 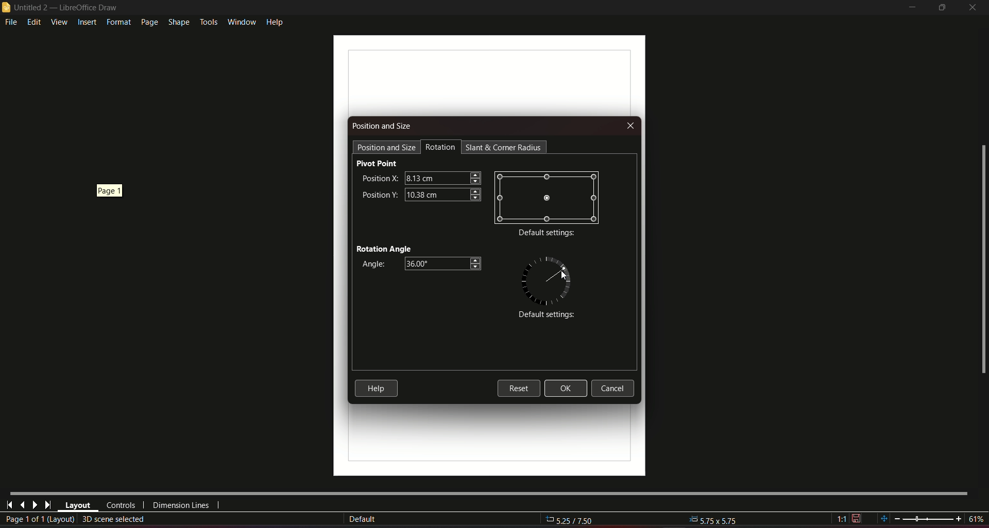 What do you see at coordinates (362, 519) in the screenshot?
I see `Default` at bounding box center [362, 519].